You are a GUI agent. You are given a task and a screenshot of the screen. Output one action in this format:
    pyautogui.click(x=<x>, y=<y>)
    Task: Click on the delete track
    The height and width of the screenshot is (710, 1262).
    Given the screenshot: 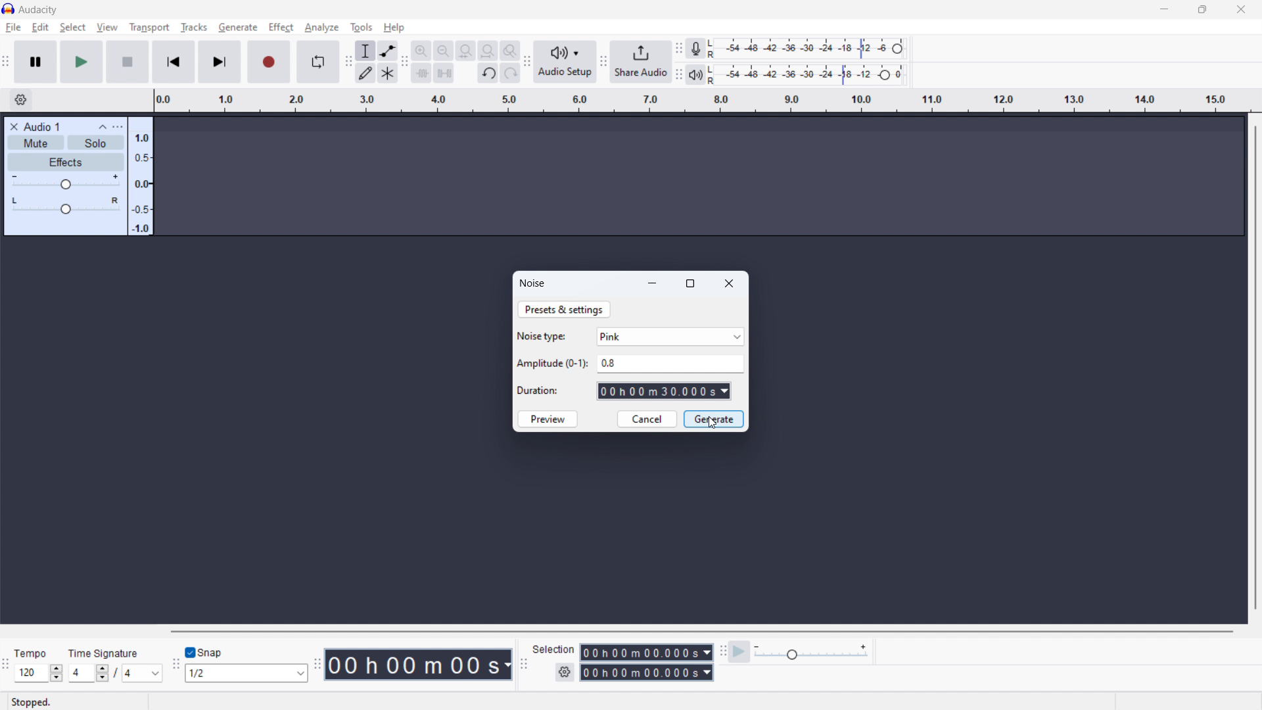 What is the action you would take?
    pyautogui.click(x=14, y=126)
    